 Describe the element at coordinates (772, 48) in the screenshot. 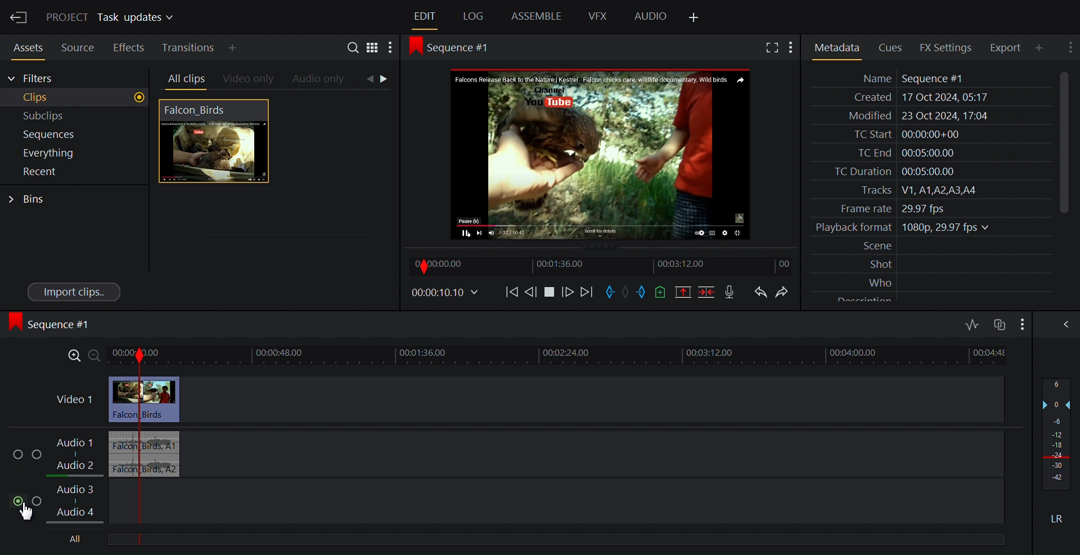

I see `Fullscreen` at that location.